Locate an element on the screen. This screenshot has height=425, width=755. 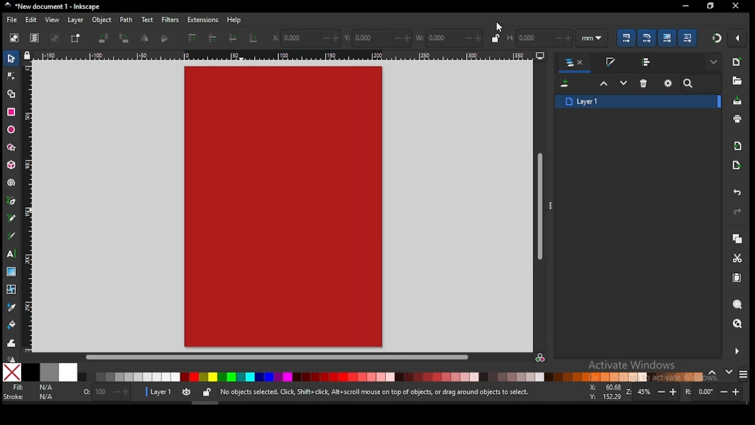
extensions is located at coordinates (203, 20).